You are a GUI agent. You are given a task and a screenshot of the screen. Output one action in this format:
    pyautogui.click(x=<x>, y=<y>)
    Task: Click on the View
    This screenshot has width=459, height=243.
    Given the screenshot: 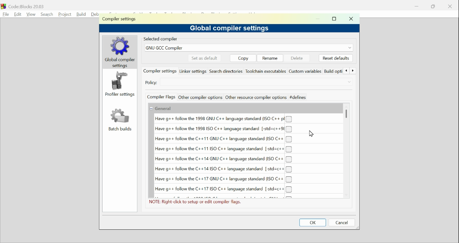 What is the action you would take?
    pyautogui.click(x=31, y=14)
    